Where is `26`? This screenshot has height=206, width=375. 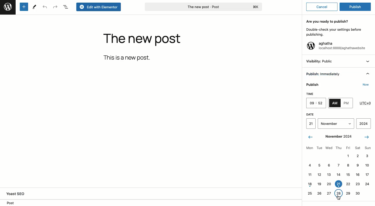
26 is located at coordinates (320, 194).